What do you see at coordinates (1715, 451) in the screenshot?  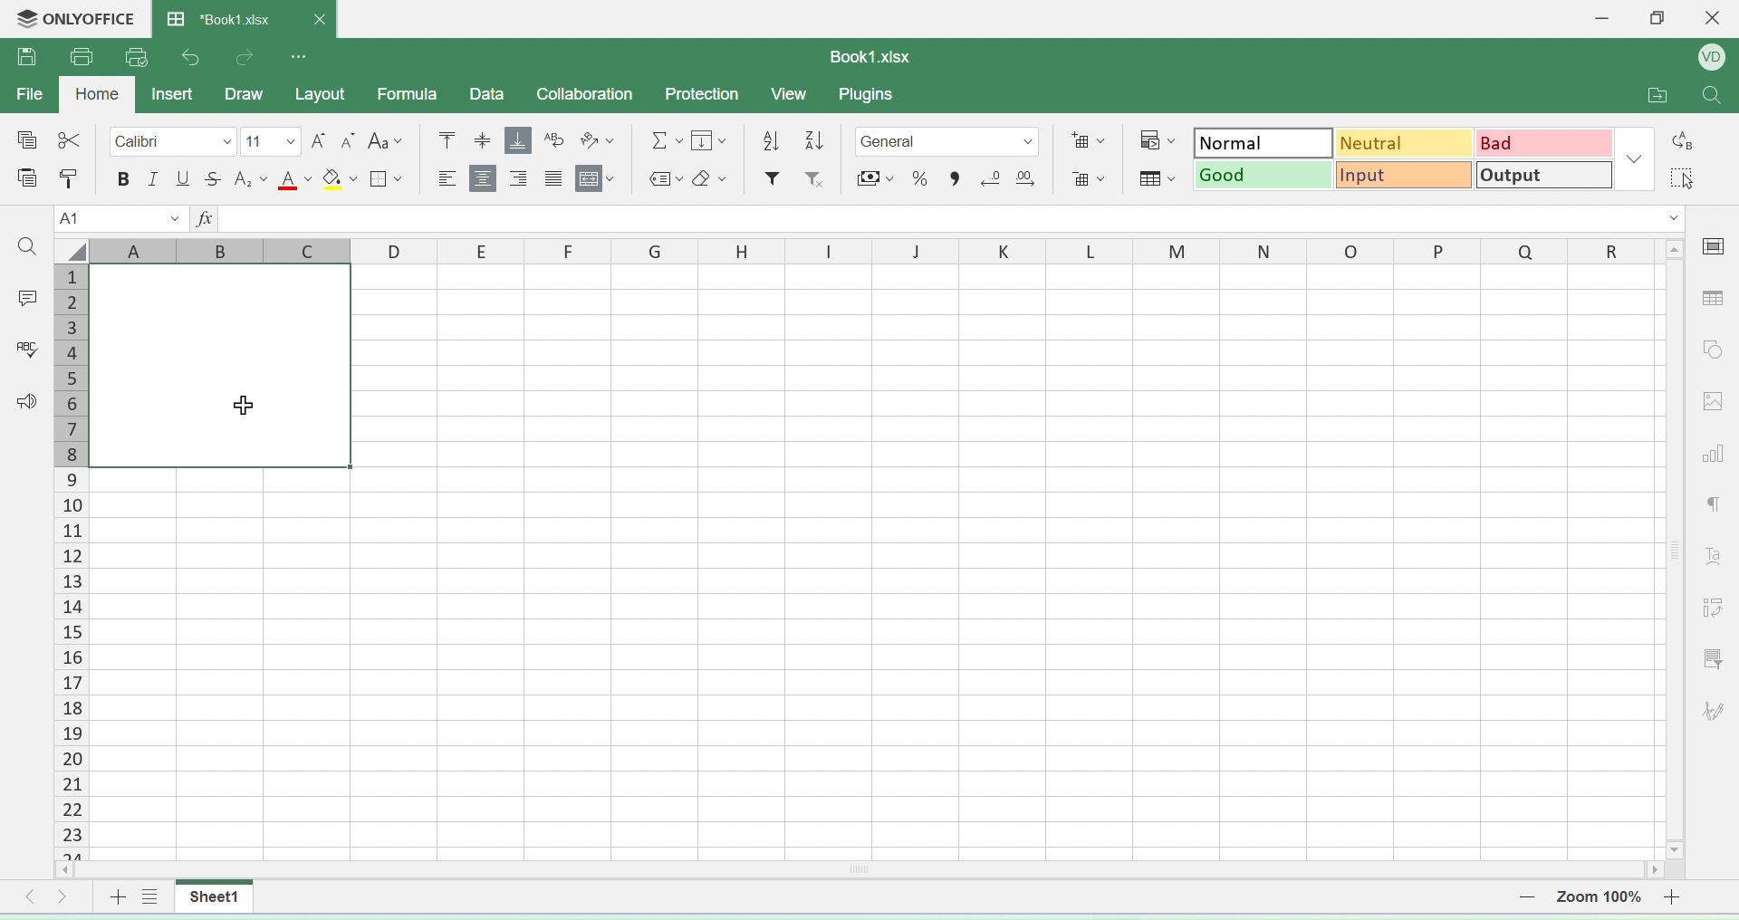 I see `chart` at bounding box center [1715, 451].